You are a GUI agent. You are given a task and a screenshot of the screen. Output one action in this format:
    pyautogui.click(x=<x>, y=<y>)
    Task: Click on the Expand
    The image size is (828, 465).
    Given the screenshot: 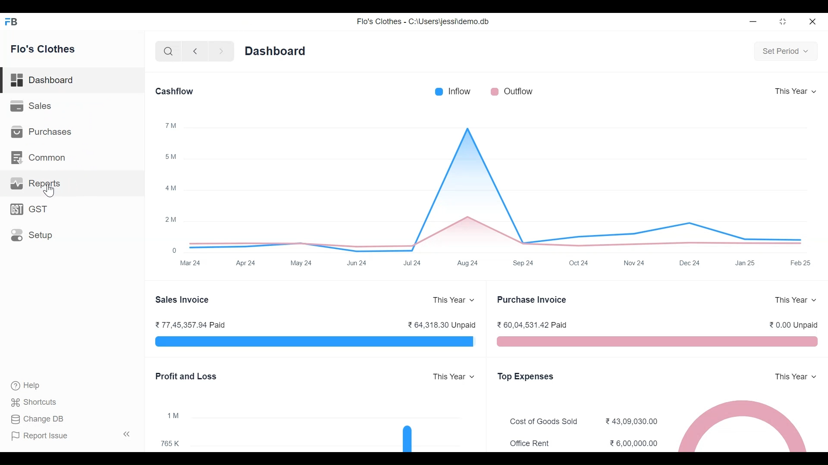 What is the action you would take?
    pyautogui.click(x=472, y=300)
    